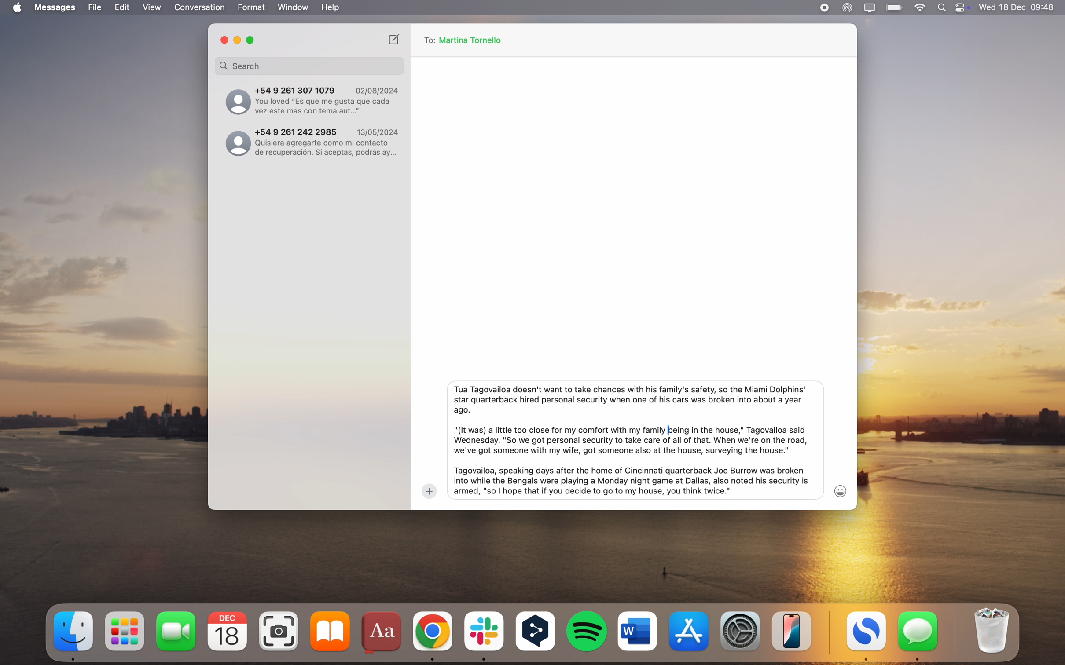 Image resolution: width=1065 pixels, height=665 pixels. What do you see at coordinates (588, 631) in the screenshot?
I see `Spotify` at bounding box center [588, 631].